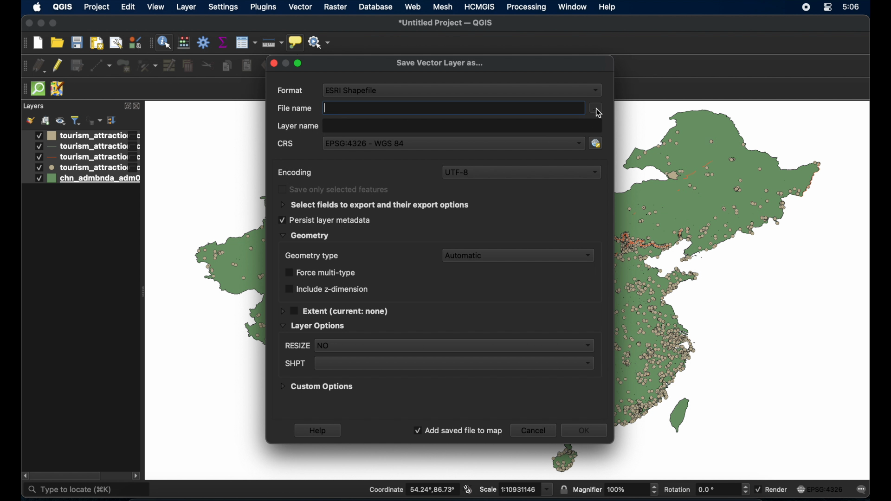 This screenshot has height=501, width=891. I want to click on project, so click(95, 7).